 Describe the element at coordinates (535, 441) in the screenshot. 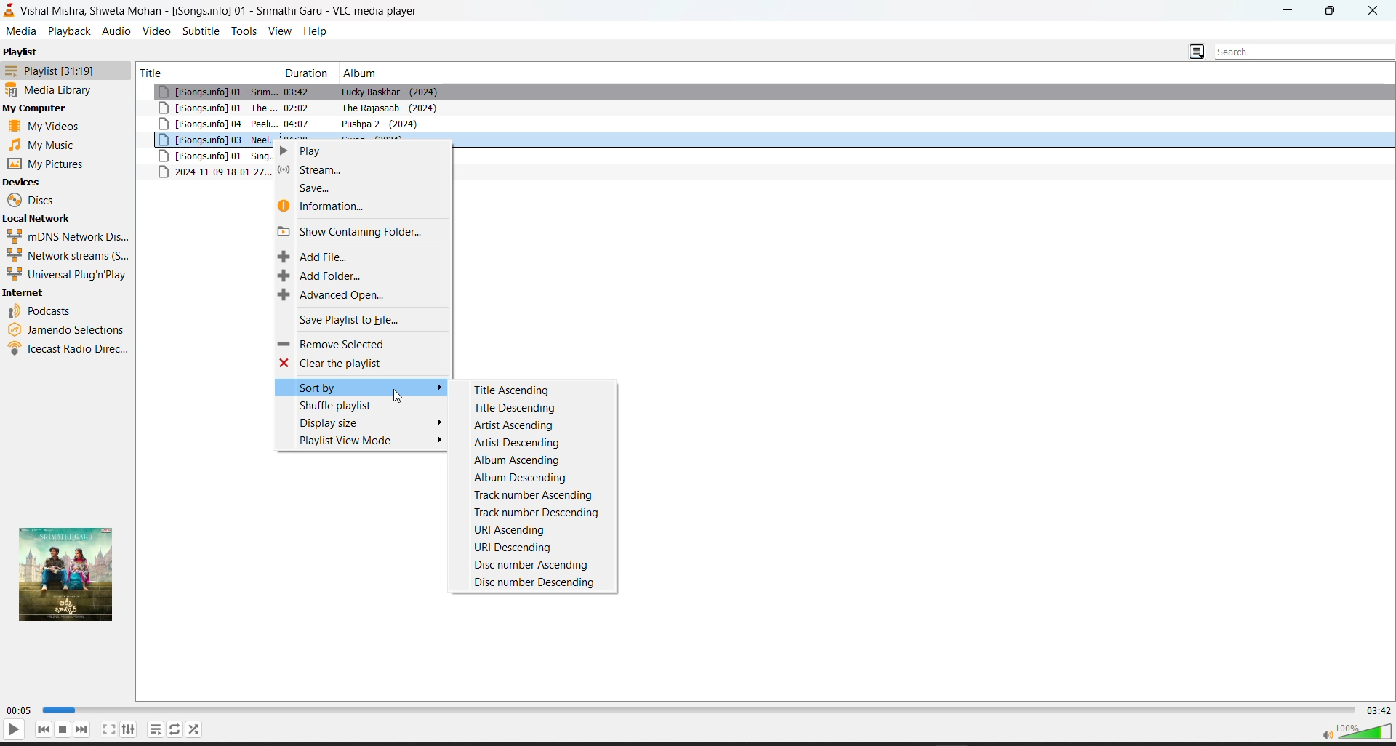

I see `artist descending` at that location.